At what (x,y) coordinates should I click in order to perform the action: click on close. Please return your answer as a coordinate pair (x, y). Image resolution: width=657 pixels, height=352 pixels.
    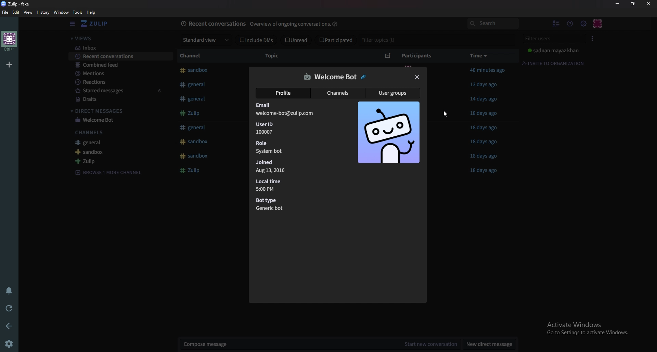
    Looking at the image, I should click on (417, 77).